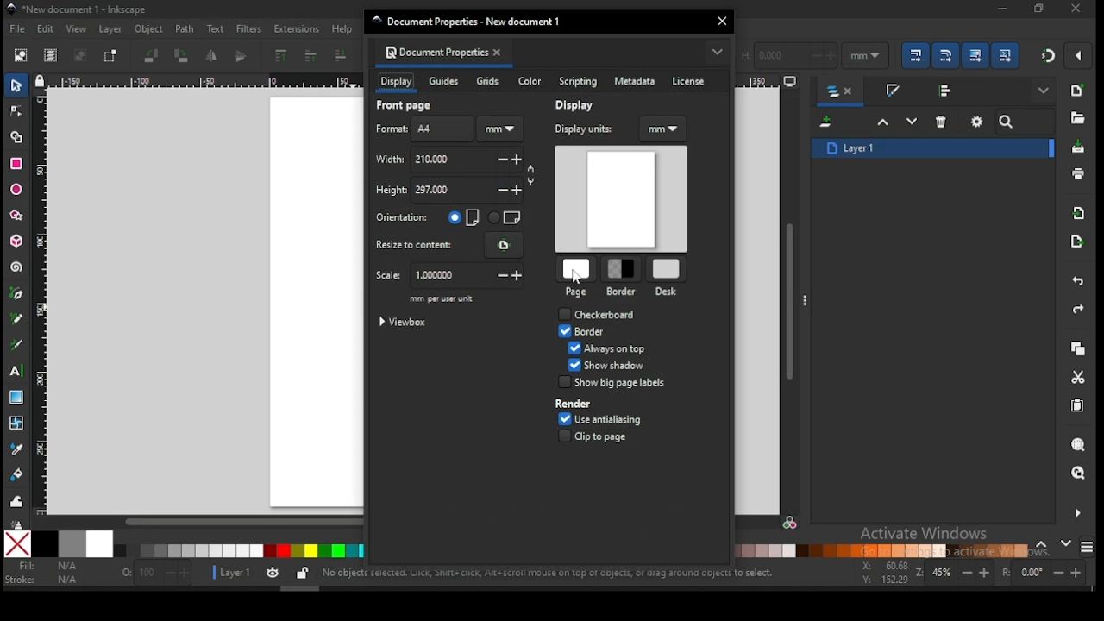 The image size is (1104, 621). I want to click on checkbox: checkboard, so click(600, 315).